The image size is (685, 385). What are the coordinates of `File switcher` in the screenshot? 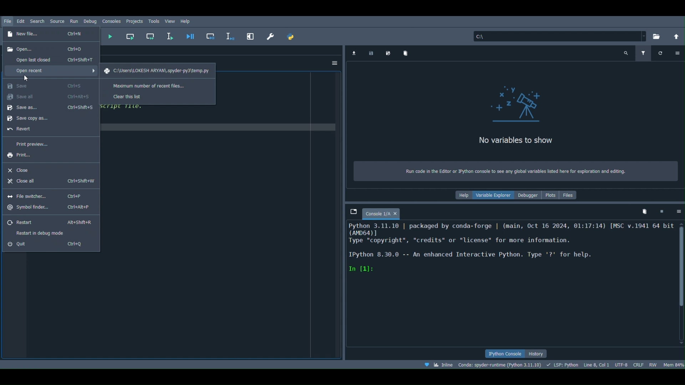 It's located at (42, 195).